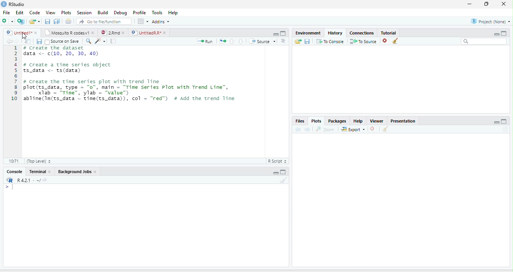 The width and height of the screenshot is (513, 272). Describe the element at coordinates (362, 32) in the screenshot. I see `Connections` at that location.